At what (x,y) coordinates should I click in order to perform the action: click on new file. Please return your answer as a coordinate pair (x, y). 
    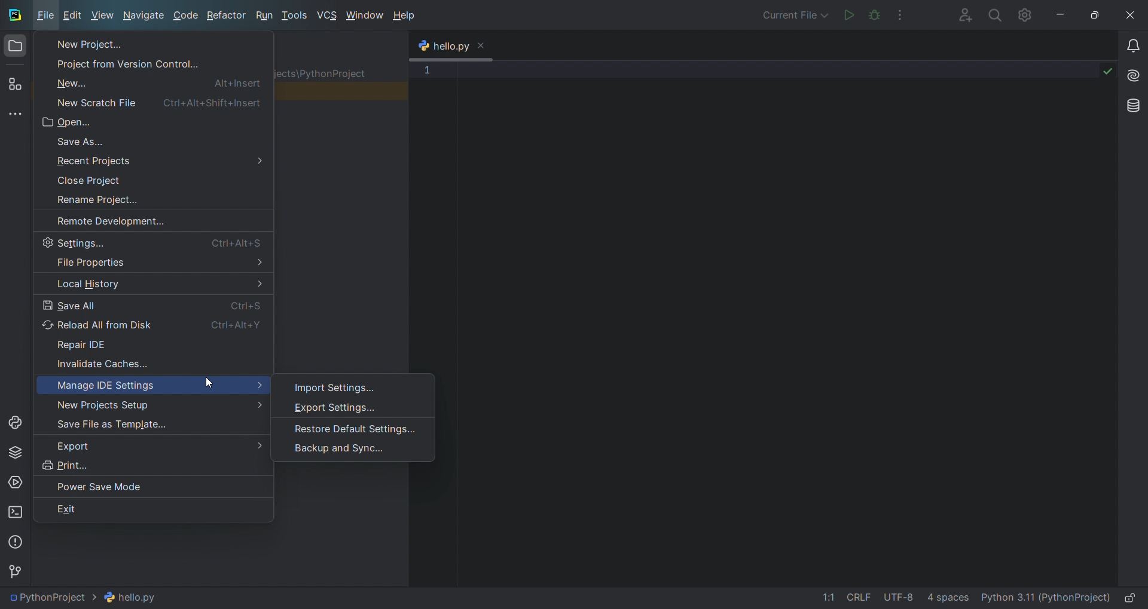
    Looking at the image, I should click on (151, 100).